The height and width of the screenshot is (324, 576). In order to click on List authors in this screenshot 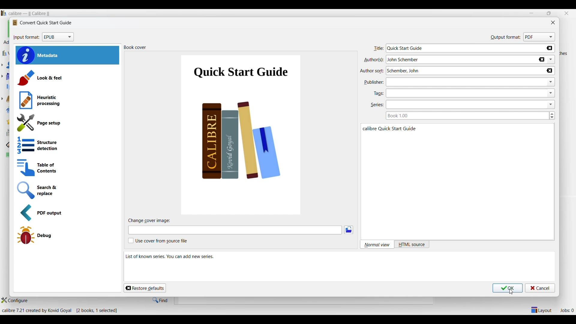, I will do `click(551, 59)`.